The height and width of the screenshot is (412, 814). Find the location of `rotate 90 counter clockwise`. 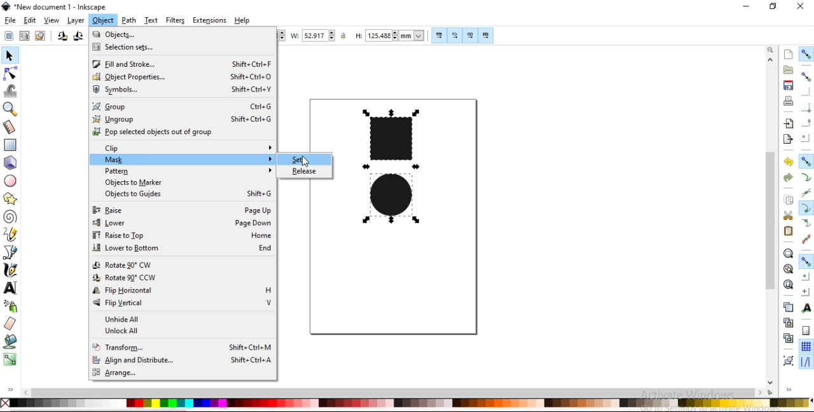

rotate 90 counter clockwise is located at coordinates (62, 38).